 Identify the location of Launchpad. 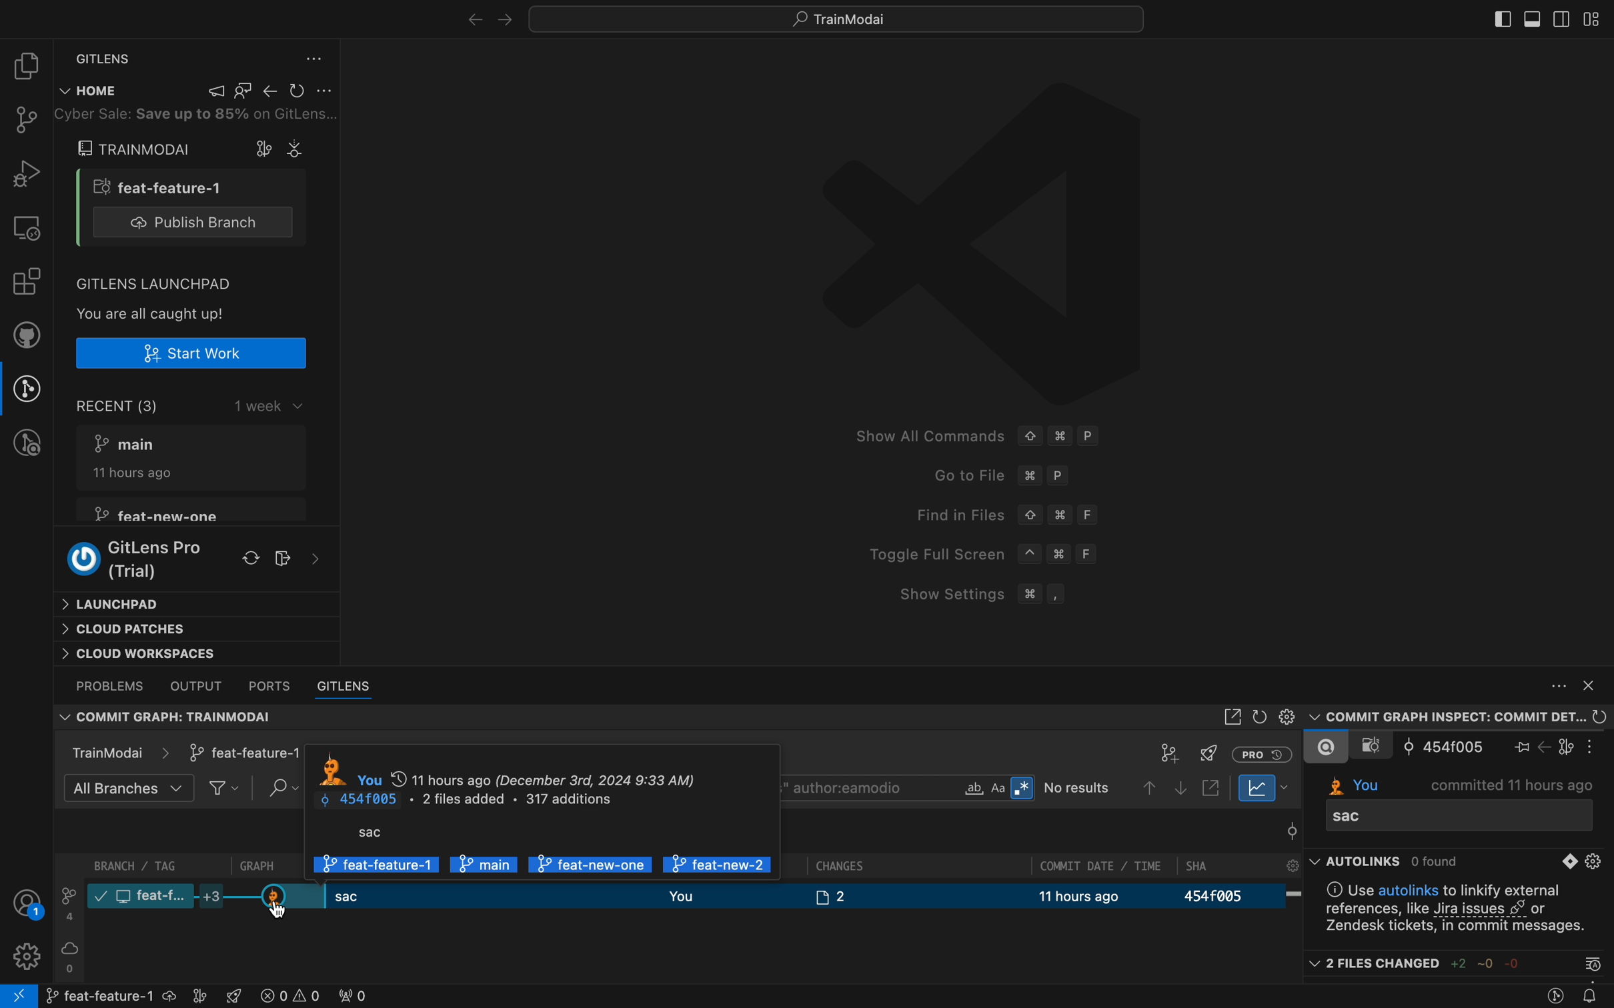
(180, 603).